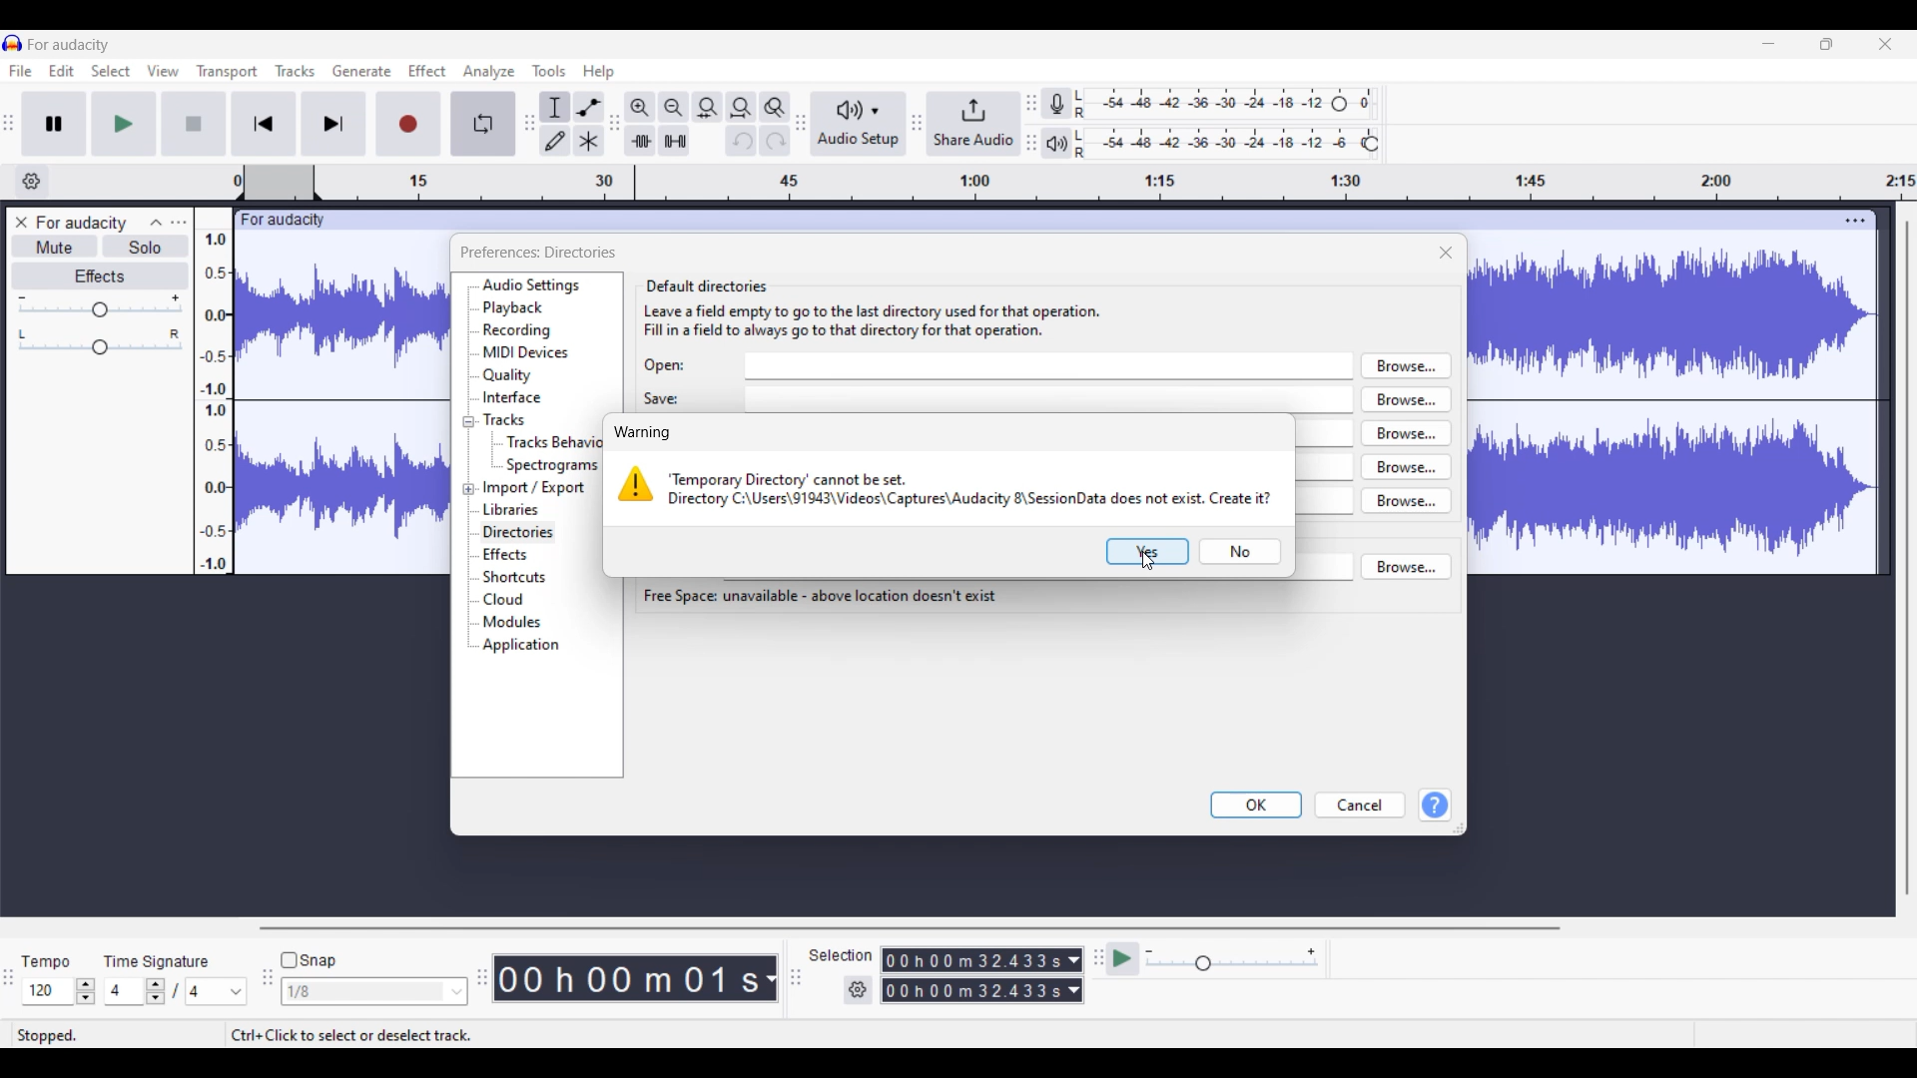 The width and height of the screenshot is (1917, 1078). Describe the element at coordinates (86, 991) in the screenshot. I see `Increase/Decrease Tempo` at that location.